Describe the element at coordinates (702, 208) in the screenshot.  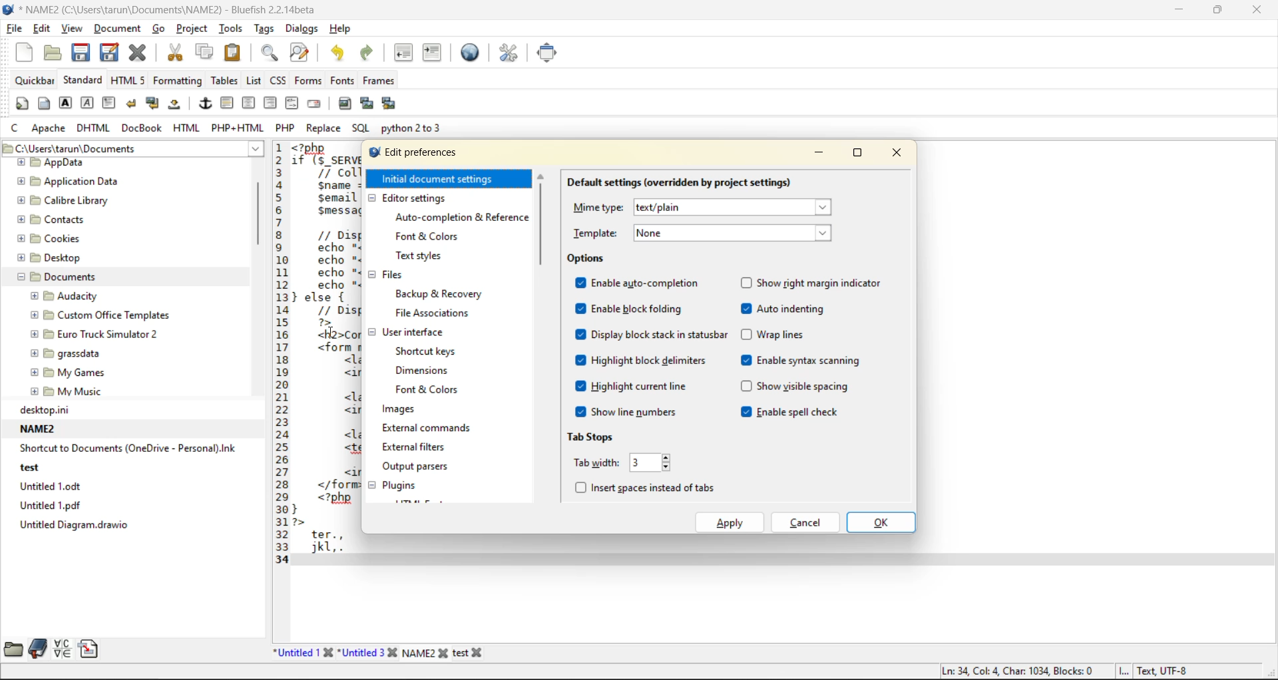
I see `mime type` at that location.